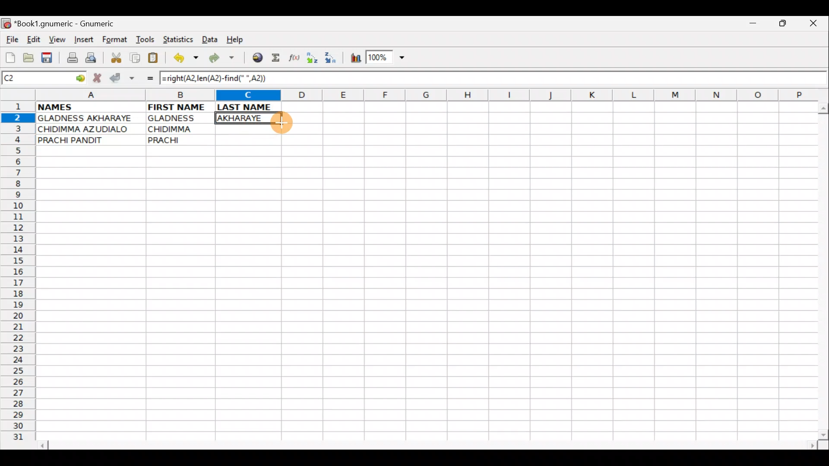  I want to click on CHIDIMMA, so click(180, 128).